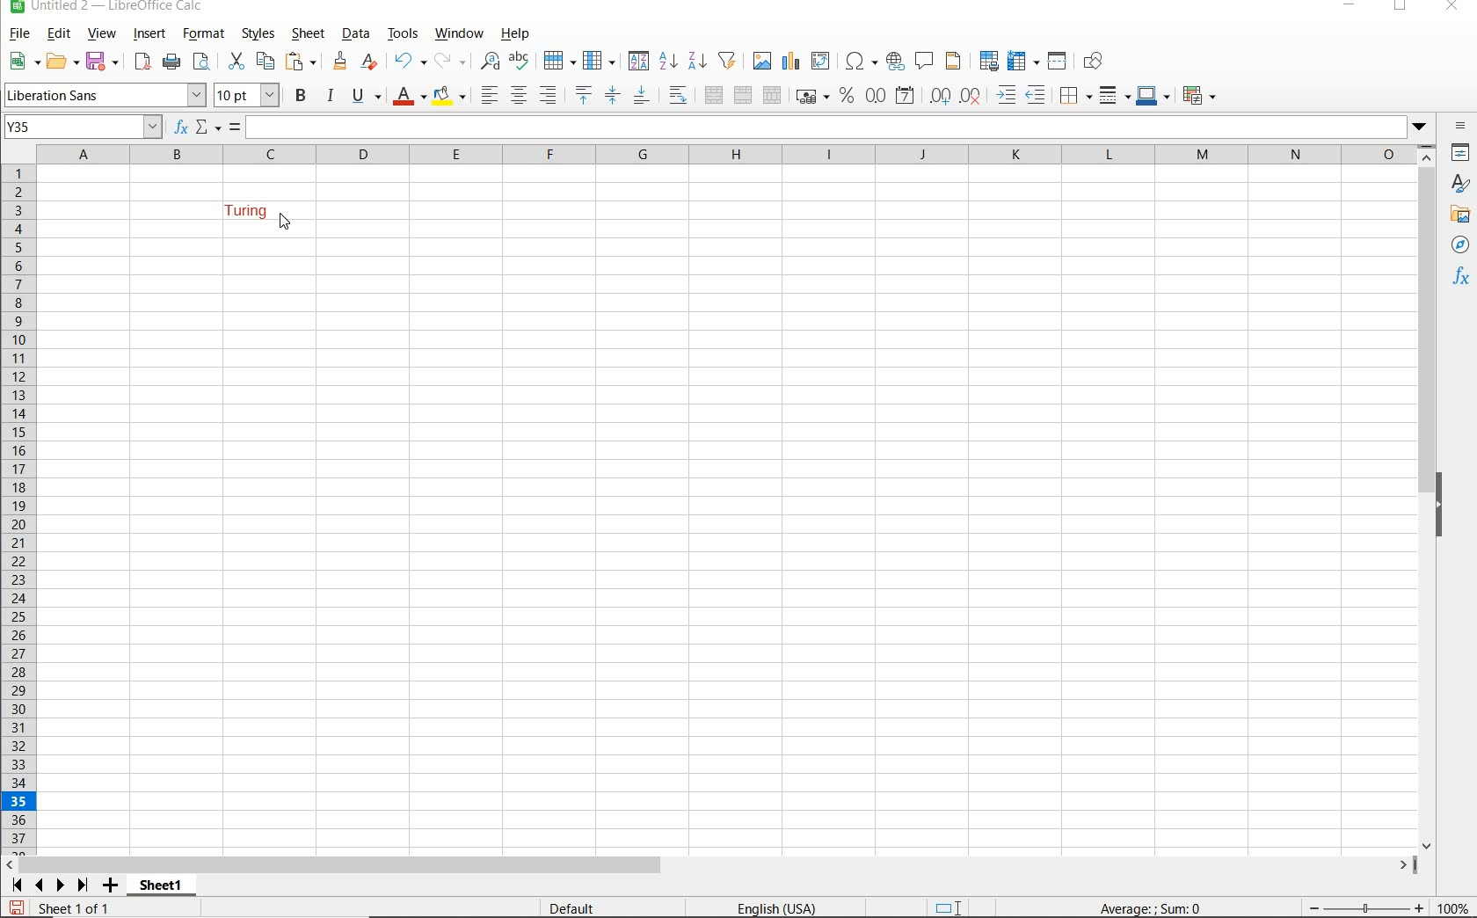 The width and height of the screenshot is (1477, 918). What do you see at coordinates (637, 61) in the screenshot?
I see `SORT` at bounding box center [637, 61].